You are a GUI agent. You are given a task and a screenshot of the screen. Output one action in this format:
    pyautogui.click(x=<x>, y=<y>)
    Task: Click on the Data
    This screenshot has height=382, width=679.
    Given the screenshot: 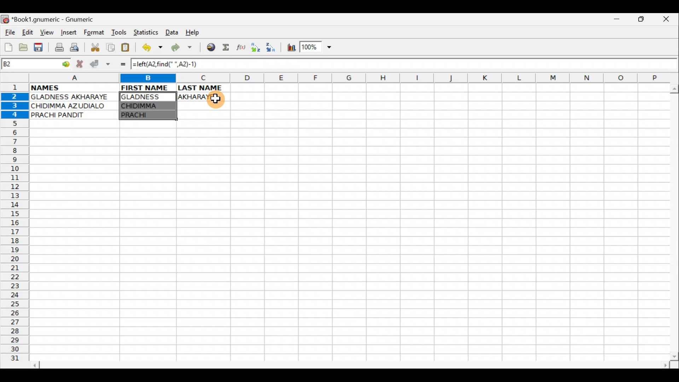 What is the action you would take?
    pyautogui.click(x=172, y=32)
    